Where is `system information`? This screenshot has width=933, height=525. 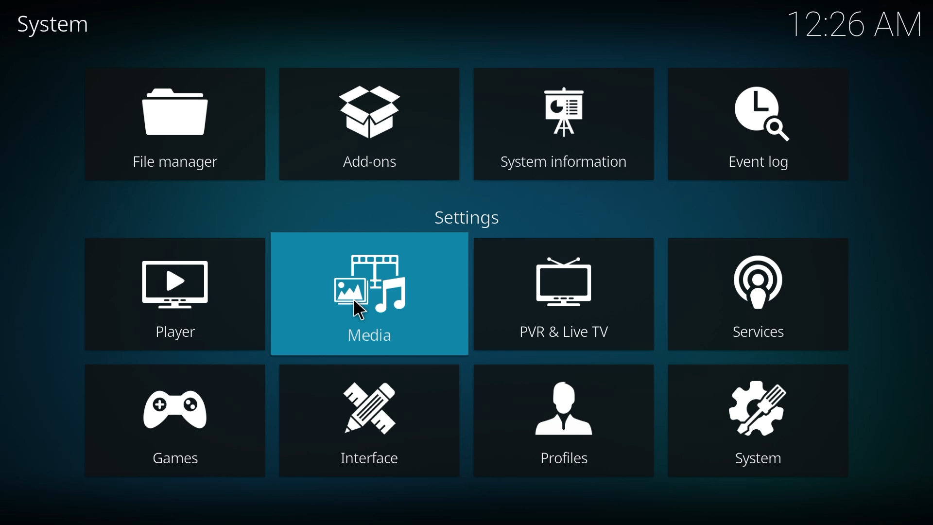
system information is located at coordinates (564, 124).